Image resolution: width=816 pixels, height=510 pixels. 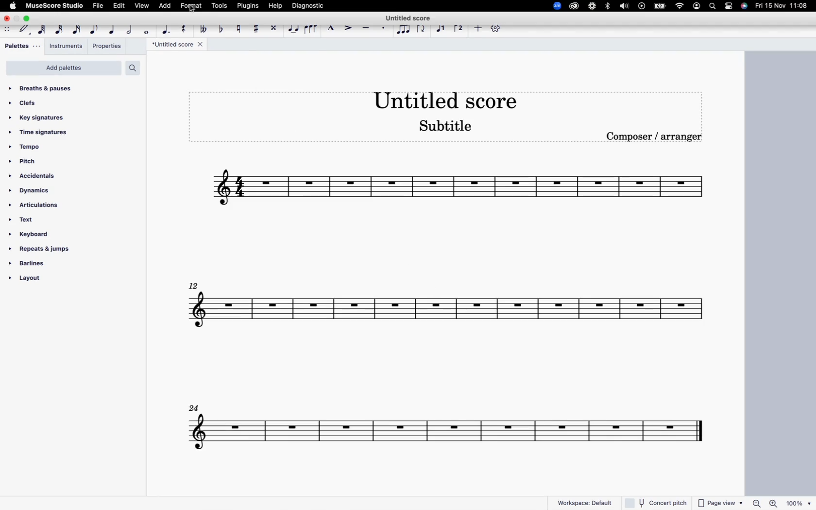 What do you see at coordinates (108, 46) in the screenshot?
I see `properties` at bounding box center [108, 46].